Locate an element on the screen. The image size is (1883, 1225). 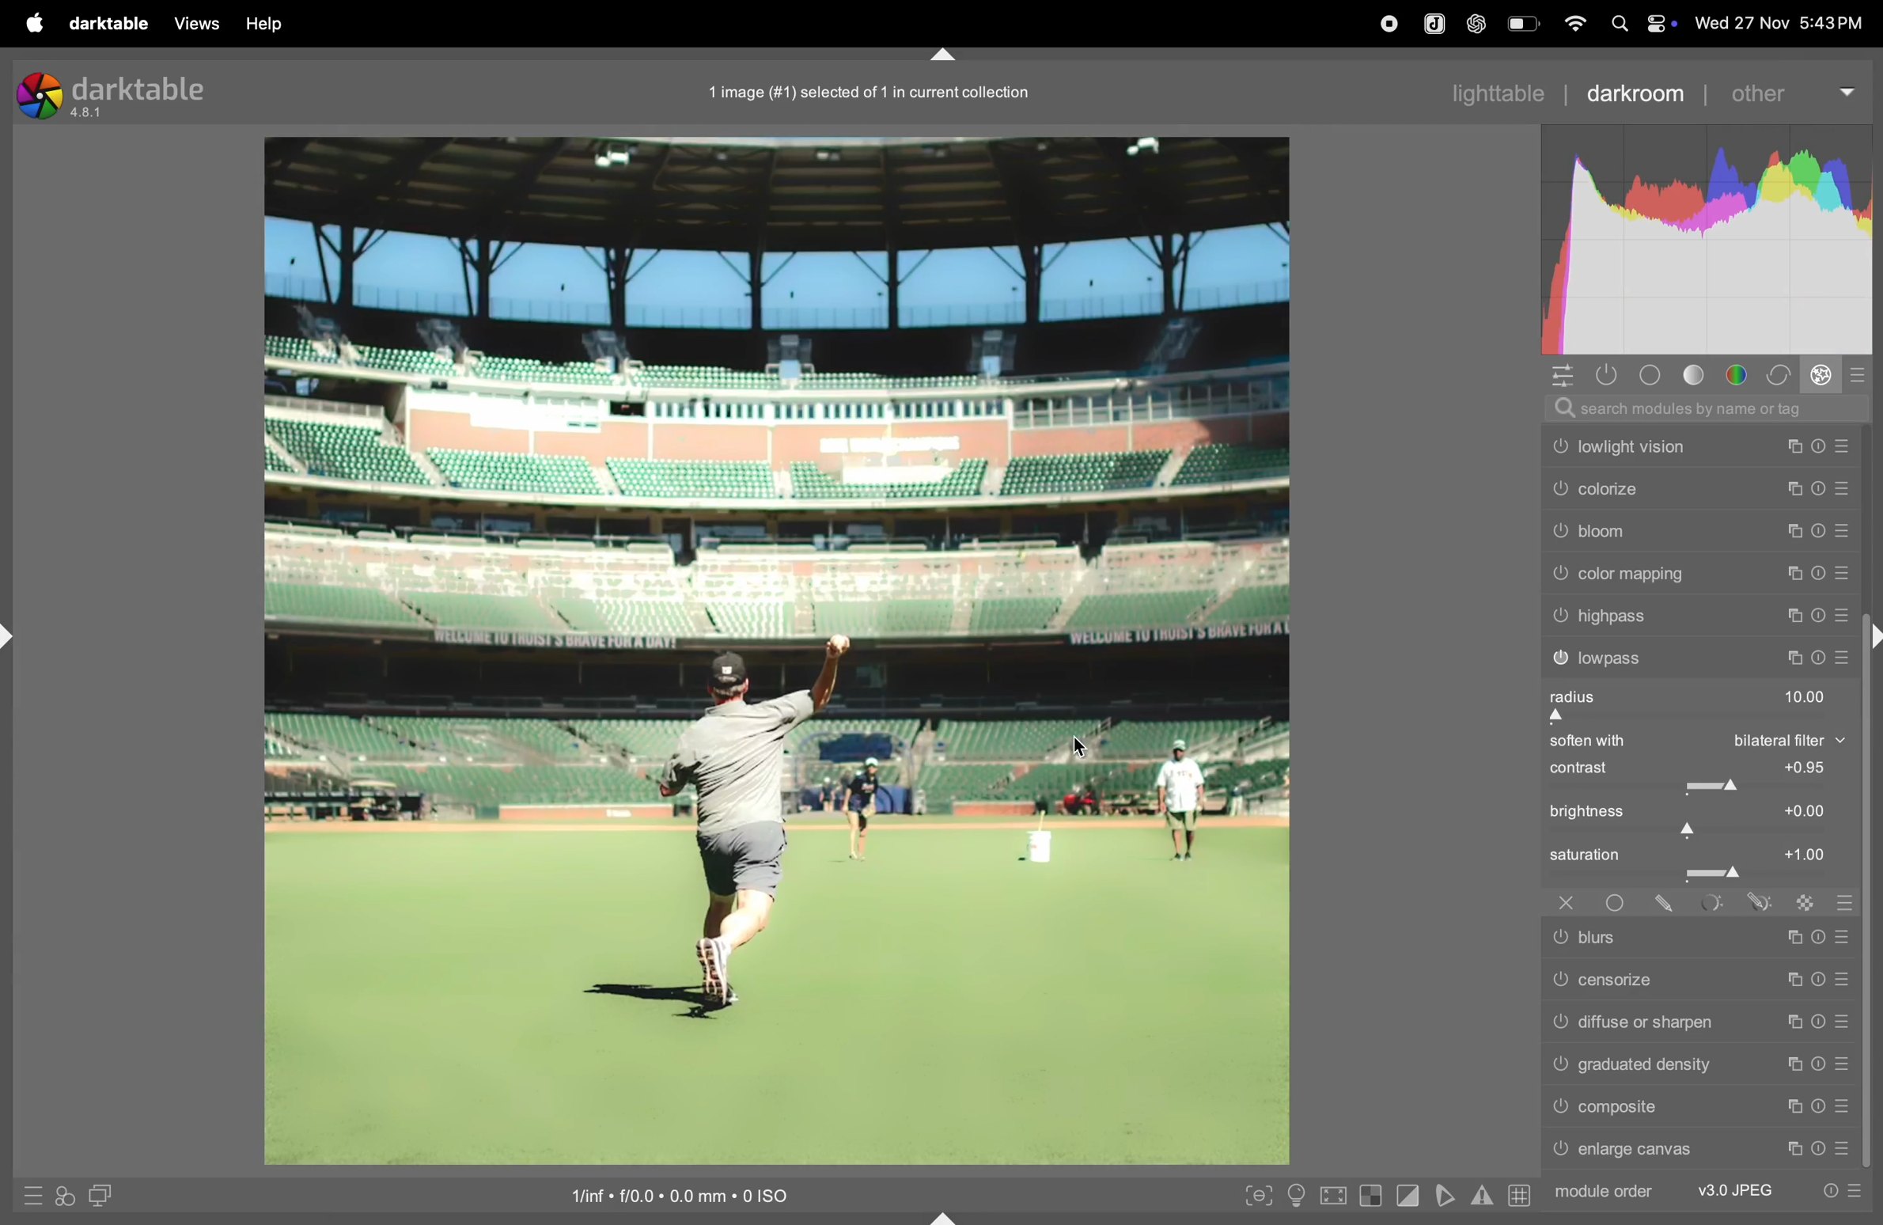
shift+ctrl+t is located at coordinates (945, 55).